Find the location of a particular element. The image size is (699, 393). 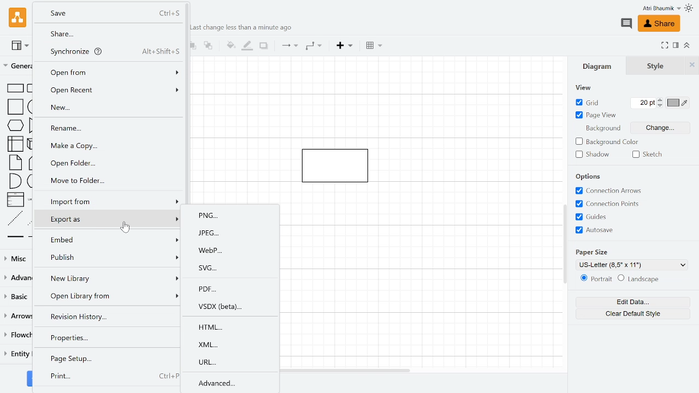

Share is located at coordinates (661, 24).